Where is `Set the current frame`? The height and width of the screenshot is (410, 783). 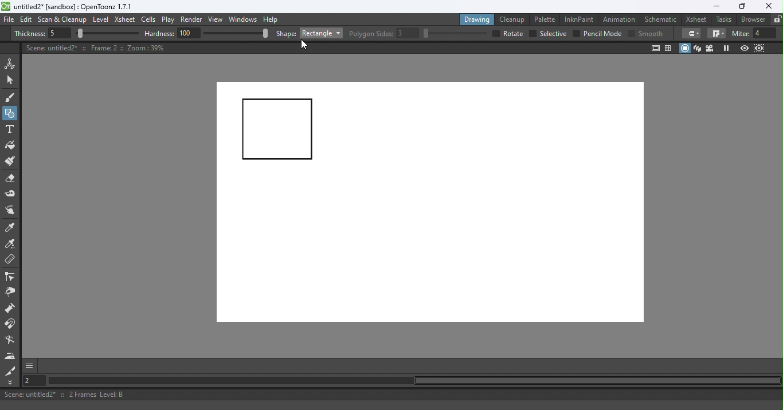 Set the current frame is located at coordinates (33, 380).